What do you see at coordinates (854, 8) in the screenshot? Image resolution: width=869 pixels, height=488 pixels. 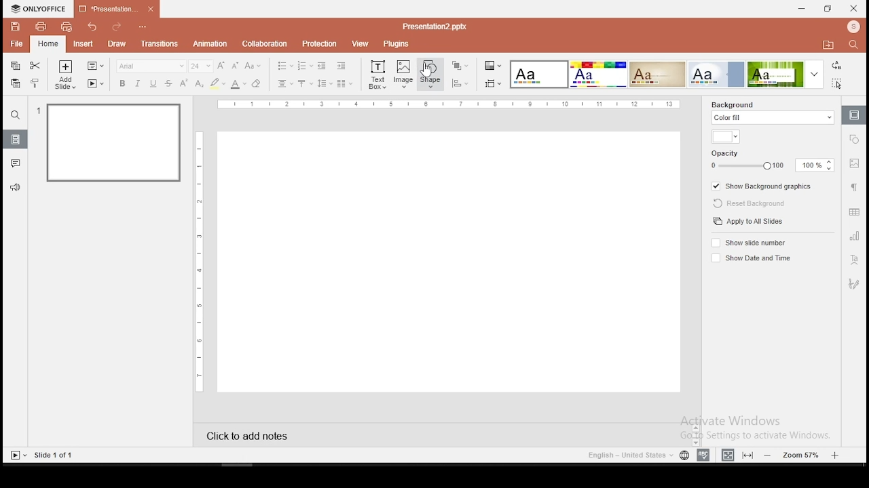 I see `close window` at bounding box center [854, 8].